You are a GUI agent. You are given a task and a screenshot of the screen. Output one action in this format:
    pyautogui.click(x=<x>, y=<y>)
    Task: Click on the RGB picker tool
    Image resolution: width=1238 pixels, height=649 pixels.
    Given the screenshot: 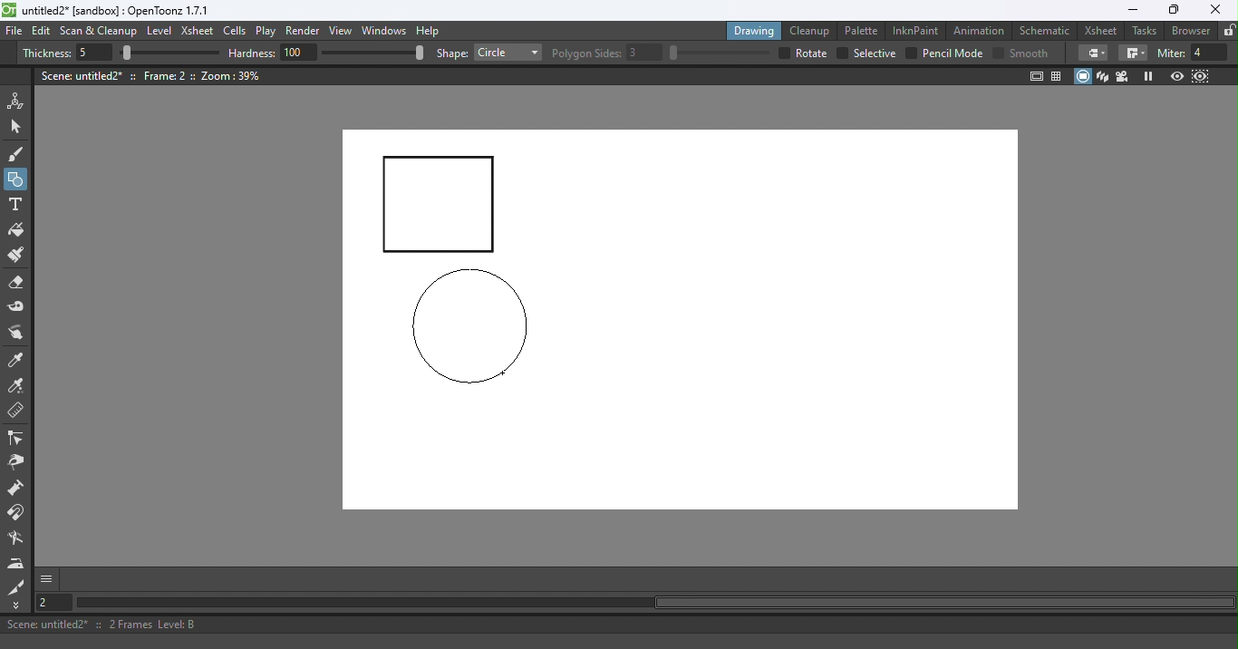 What is the action you would take?
    pyautogui.click(x=19, y=387)
    